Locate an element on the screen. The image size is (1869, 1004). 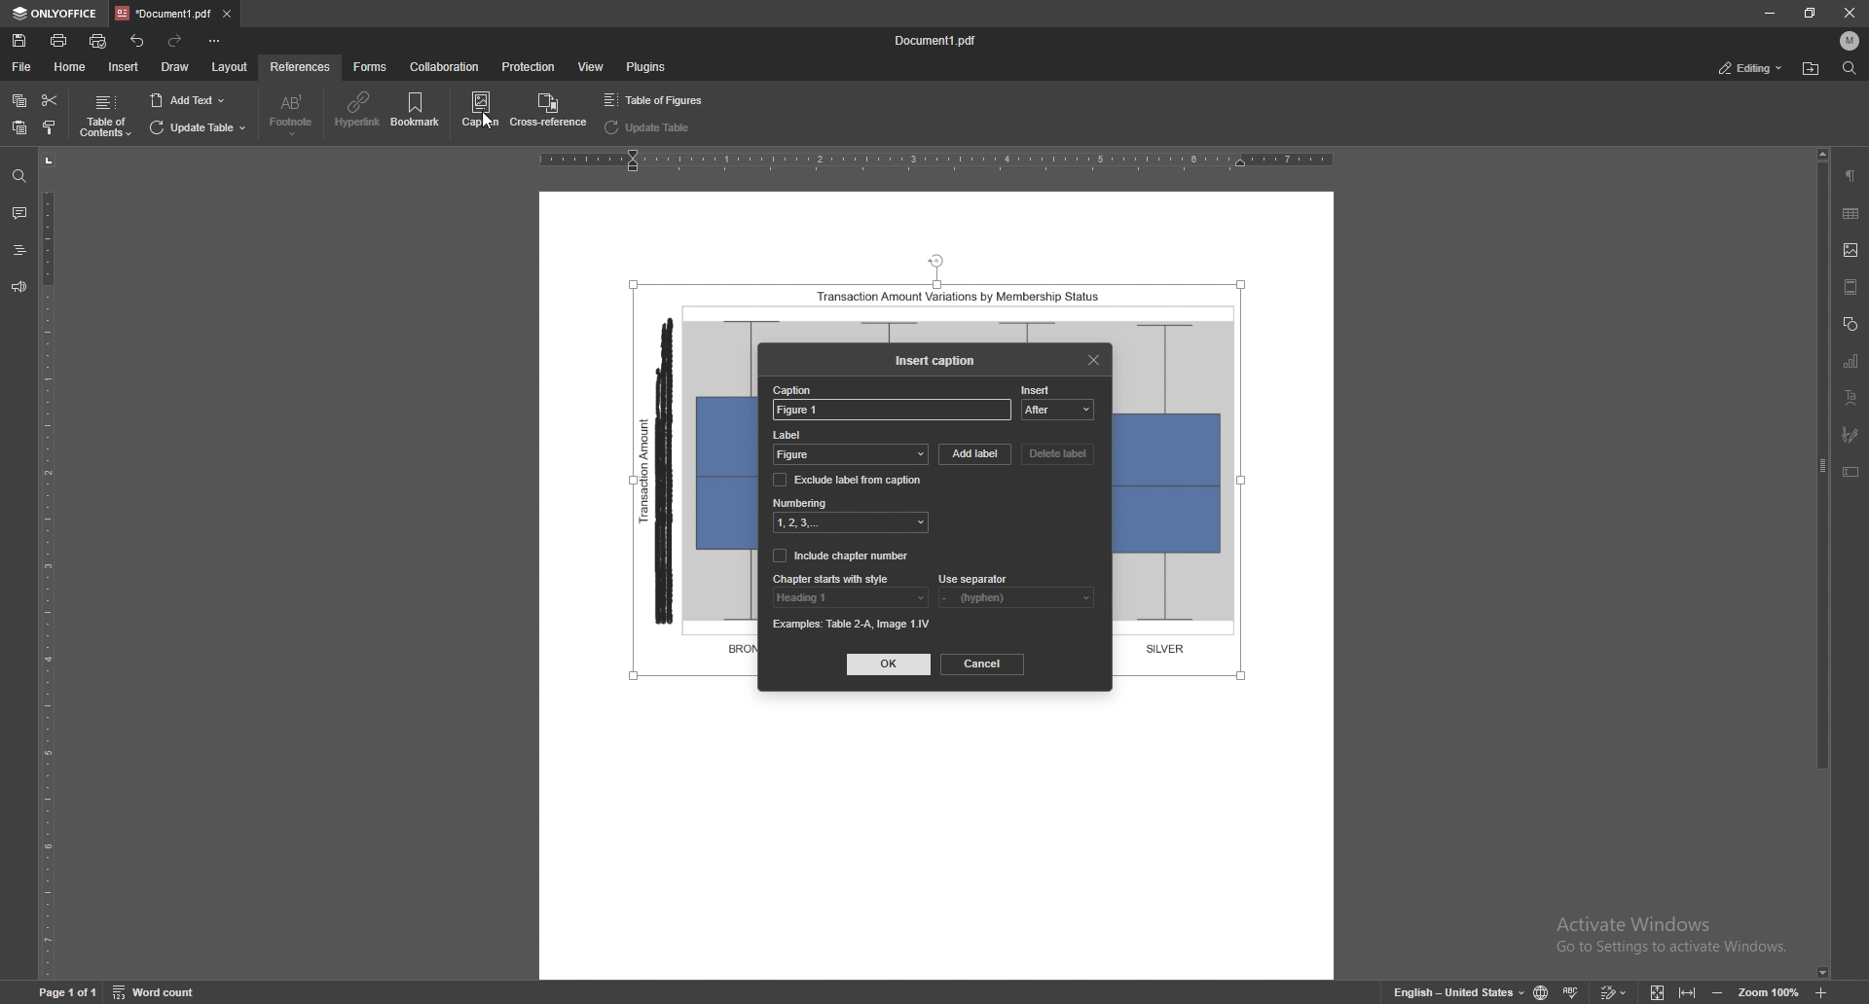
paste is located at coordinates (19, 128).